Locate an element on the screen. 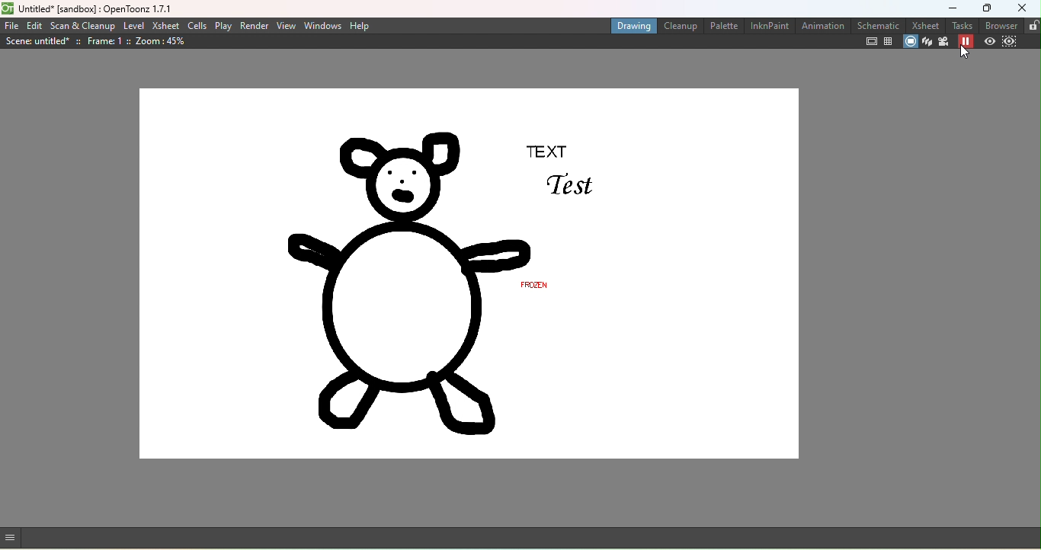 This screenshot has width=1041, height=550. Help is located at coordinates (359, 26).